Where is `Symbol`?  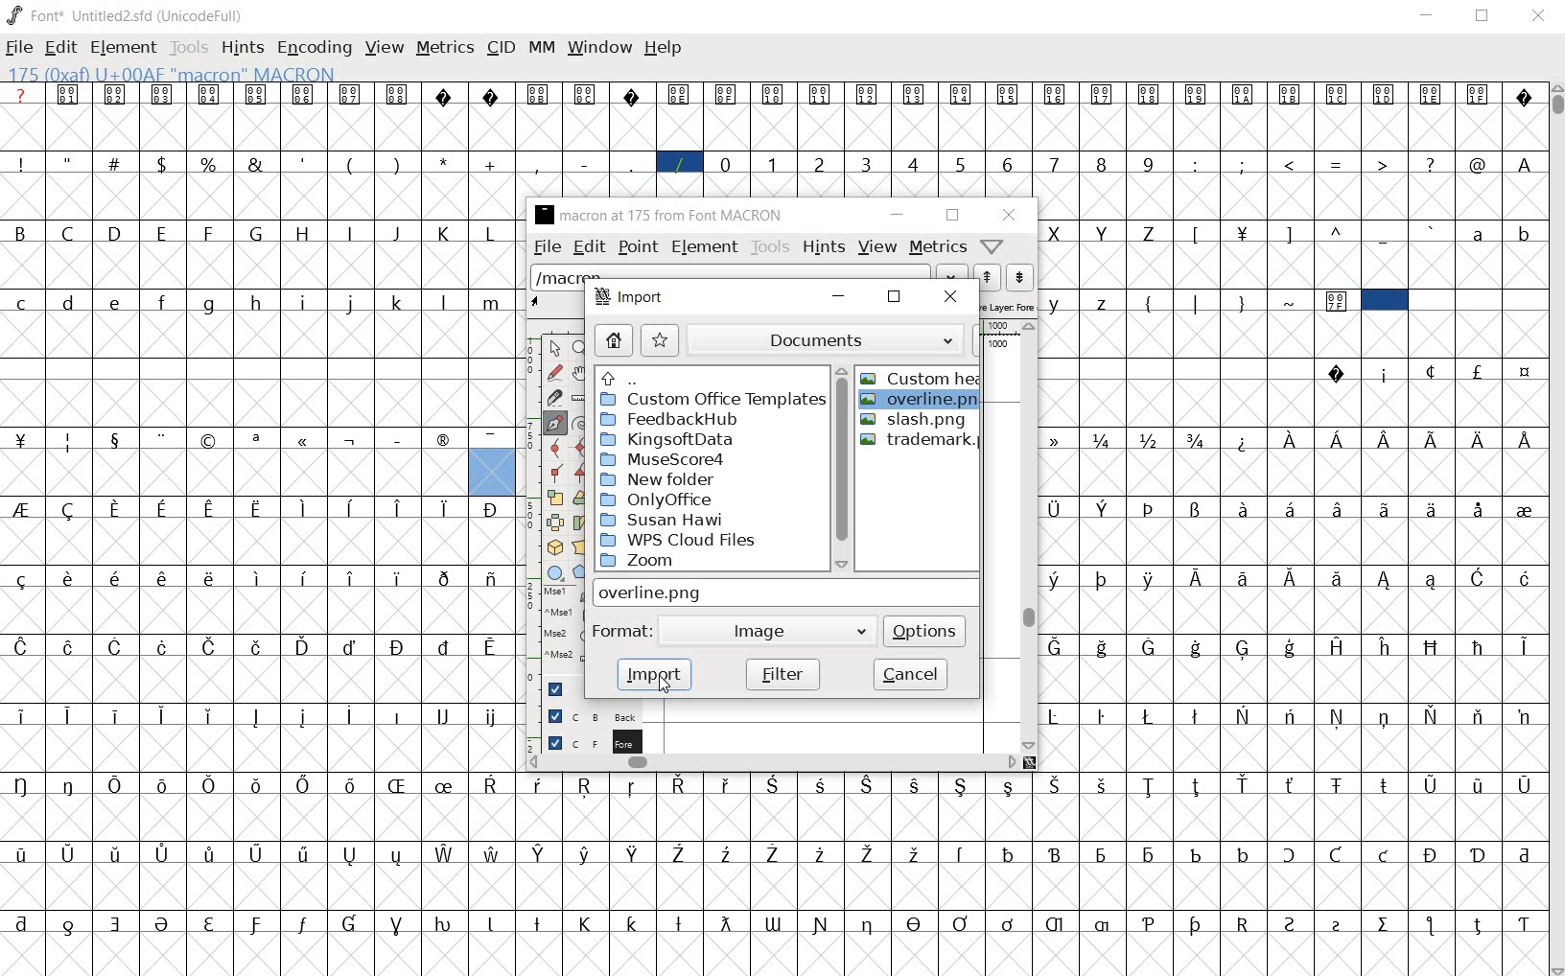 Symbol is located at coordinates (590, 785).